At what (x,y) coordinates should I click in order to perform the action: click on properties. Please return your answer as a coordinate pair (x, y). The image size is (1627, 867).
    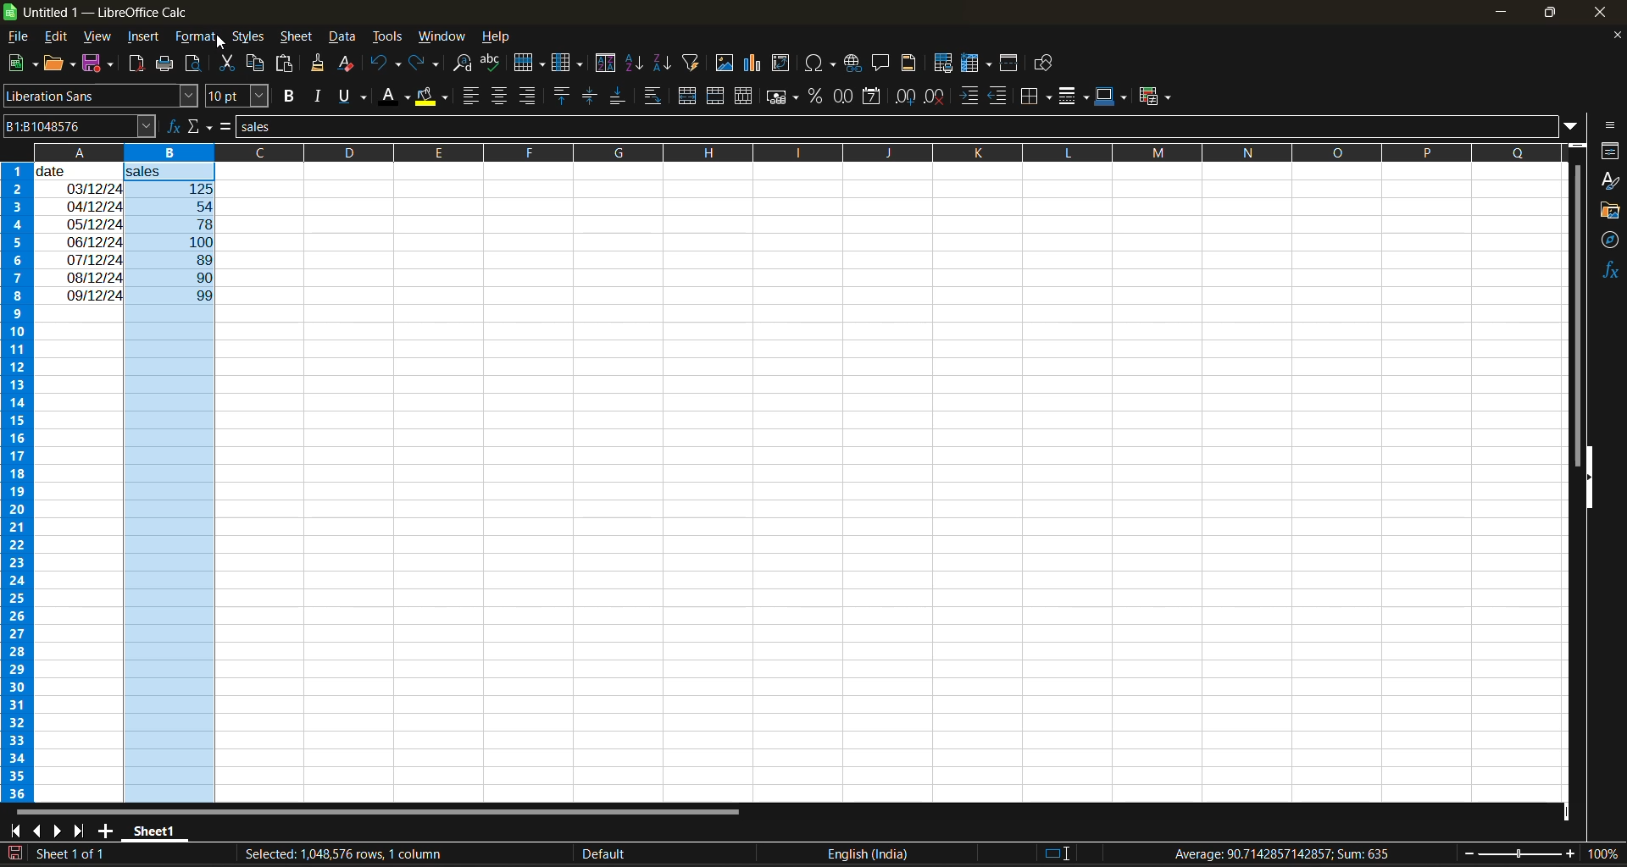
    Looking at the image, I should click on (1610, 151).